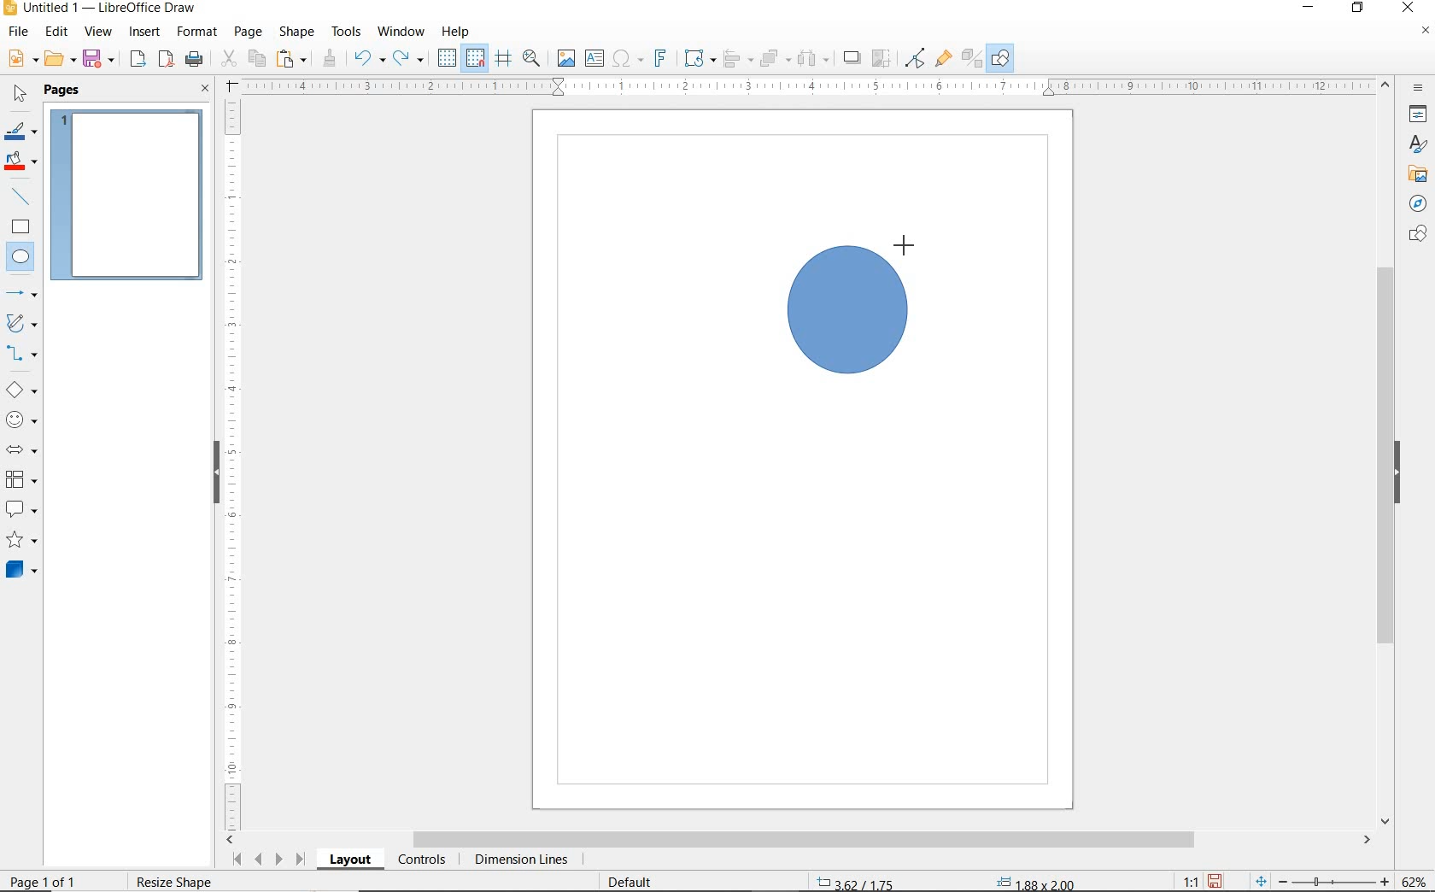 This screenshot has height=892, width=1435. What do you see at coordinates (518, 861) in the screenshot?
I see `DIMENSION LINES` at bounding box center [518, 861].